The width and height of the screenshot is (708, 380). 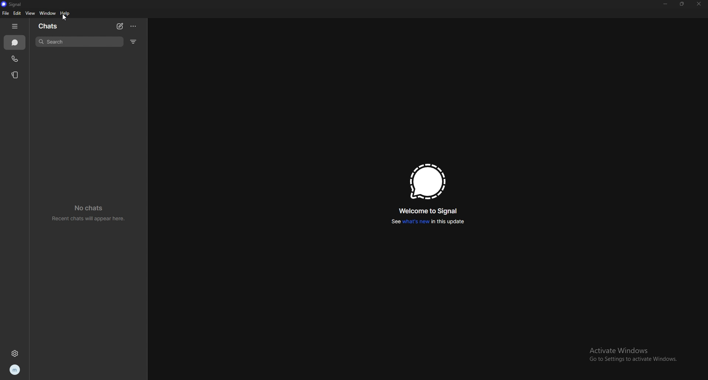 What do you see at coordinates (630, 360) in the screenshot?
I see `Go to Settings to activate Windows.` at bounding box center [630, 360].